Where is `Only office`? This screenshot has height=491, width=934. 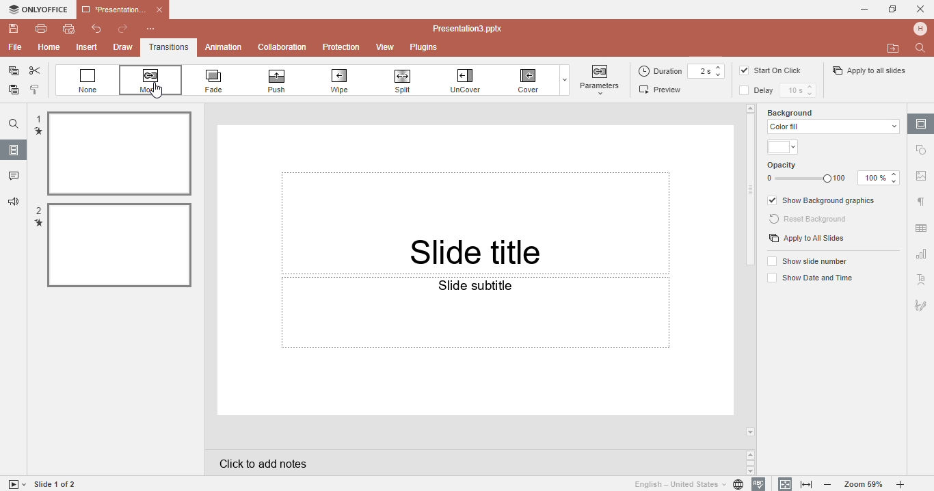
Only office is located at coordinates (37, 10).